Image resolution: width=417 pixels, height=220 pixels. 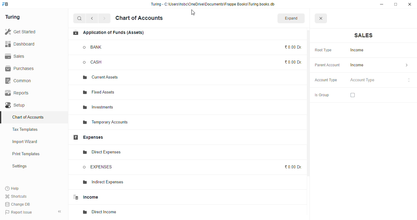 I want to click on chart of accounts, so click(x=139, y=18).